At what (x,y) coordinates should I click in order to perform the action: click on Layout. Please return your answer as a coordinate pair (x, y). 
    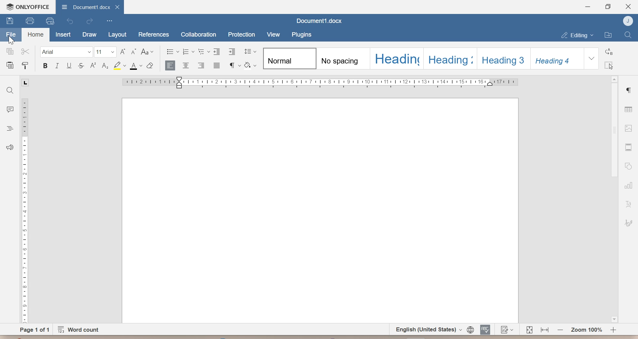
    Looking at the image, I should click on (116, 35).